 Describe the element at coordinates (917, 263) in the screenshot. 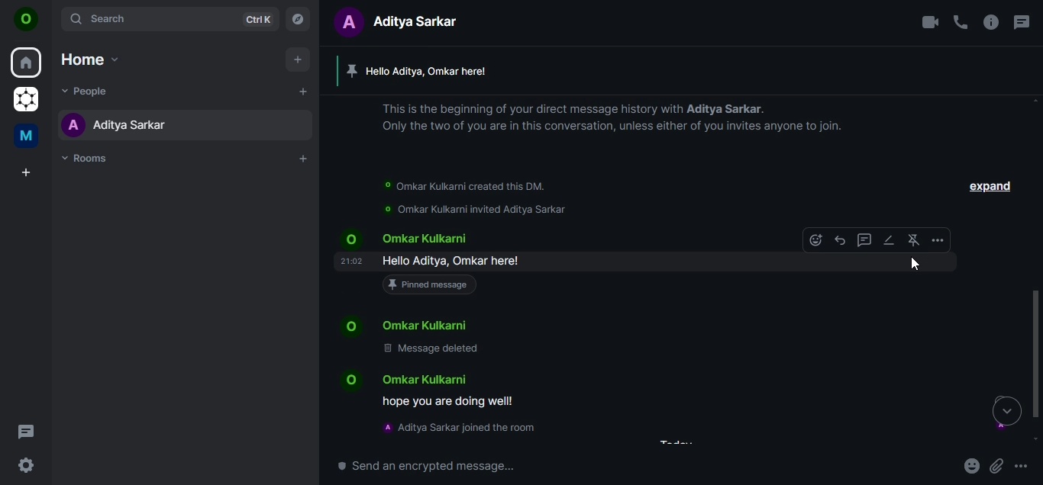

I see `cursor` at that location.